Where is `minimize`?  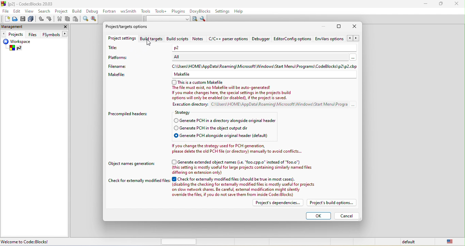 minimize is located at coordinates (325, 27).